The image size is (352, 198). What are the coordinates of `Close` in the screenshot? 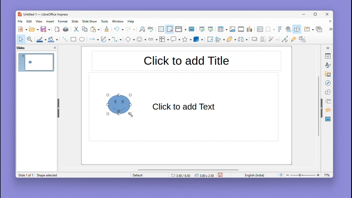 It's located at (329, 22).